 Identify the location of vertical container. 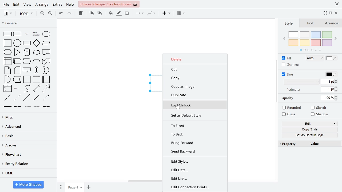
(36, 79).